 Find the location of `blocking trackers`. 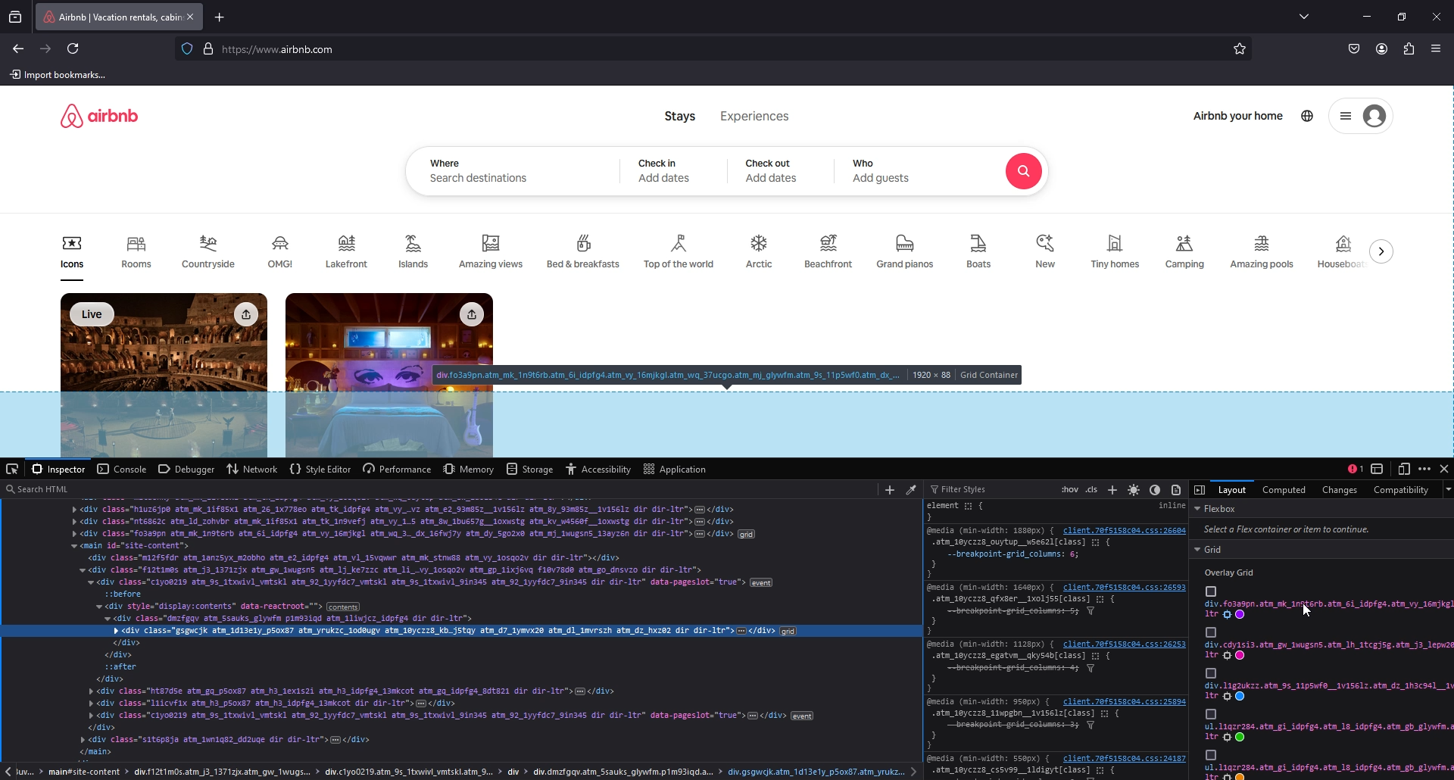

blocking trackers is located at coordinates (186, 48).